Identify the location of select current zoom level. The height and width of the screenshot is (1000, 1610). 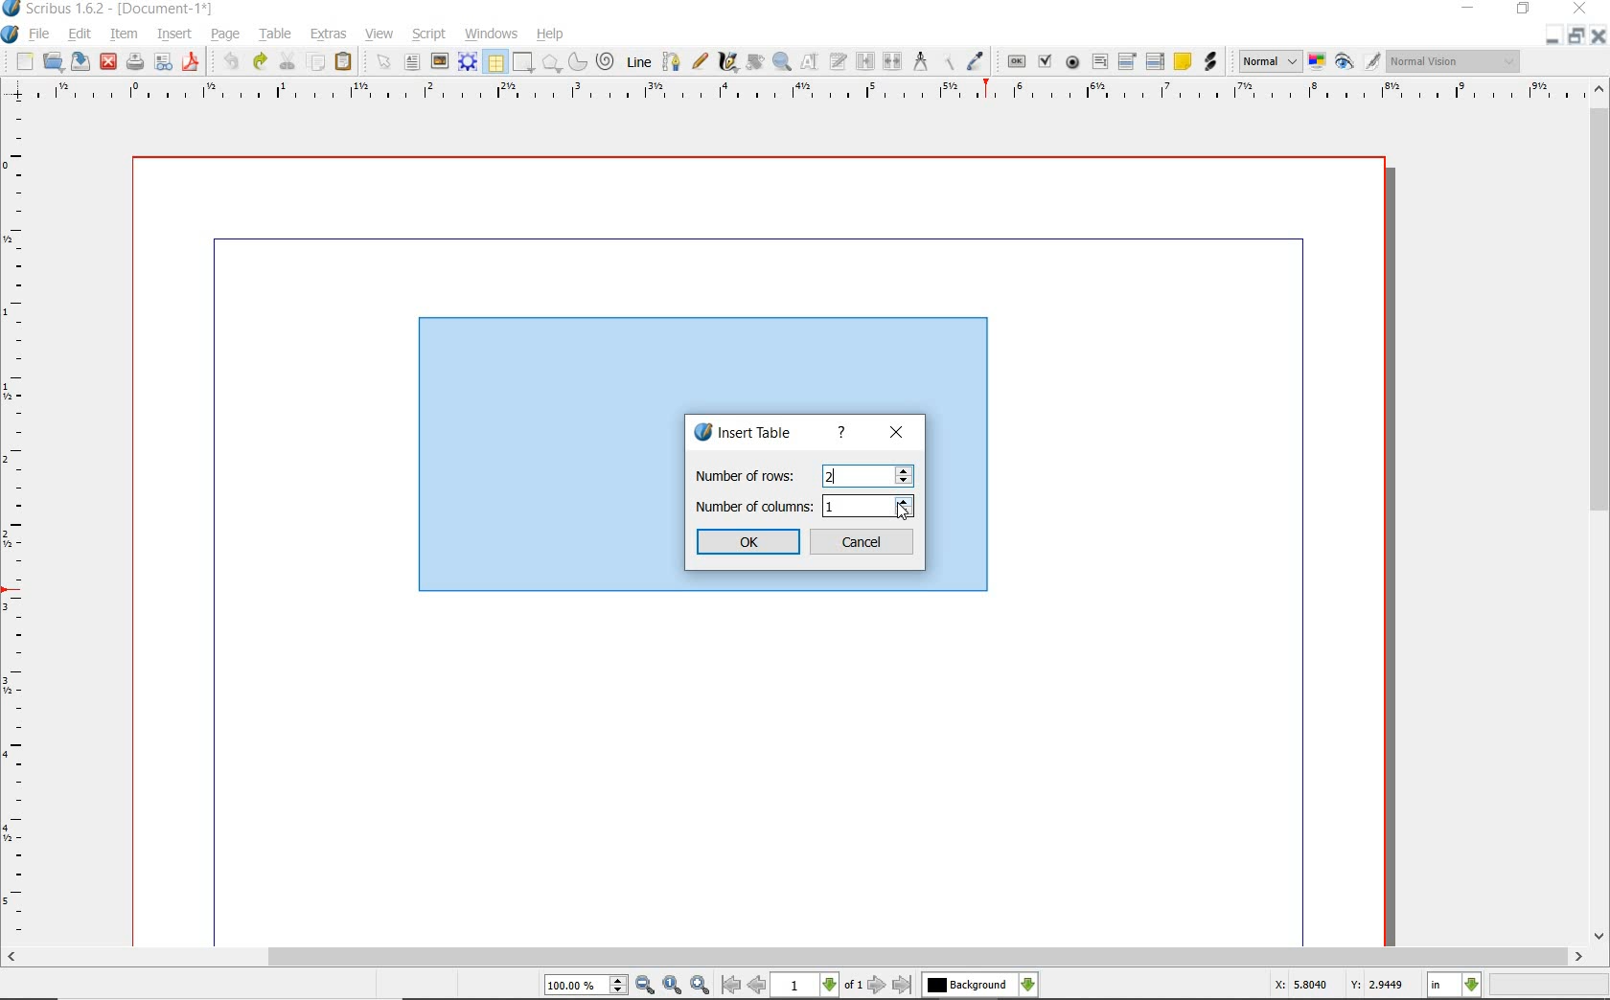
(586, 987).